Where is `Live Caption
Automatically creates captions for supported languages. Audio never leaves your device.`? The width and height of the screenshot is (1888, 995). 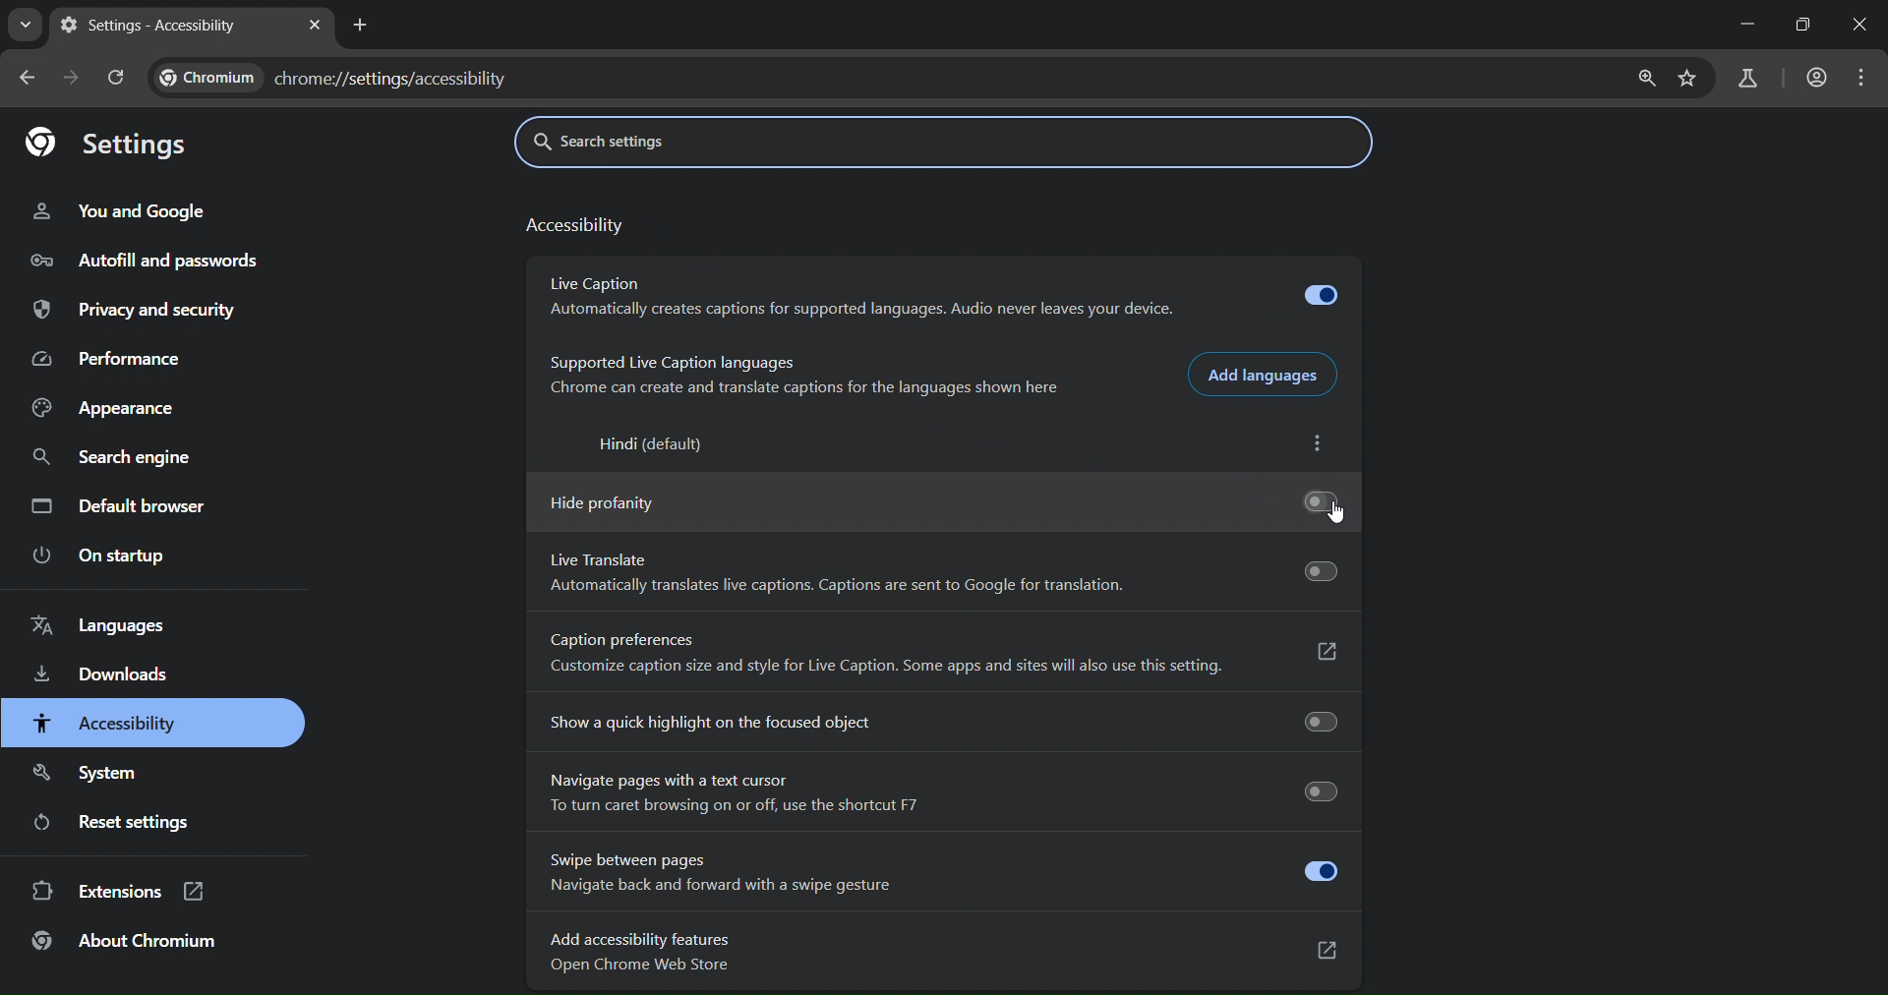 Live Caption
Automatically creates captions for supported languages. Audio never leaves your device. is located at coordinates (946, 299).